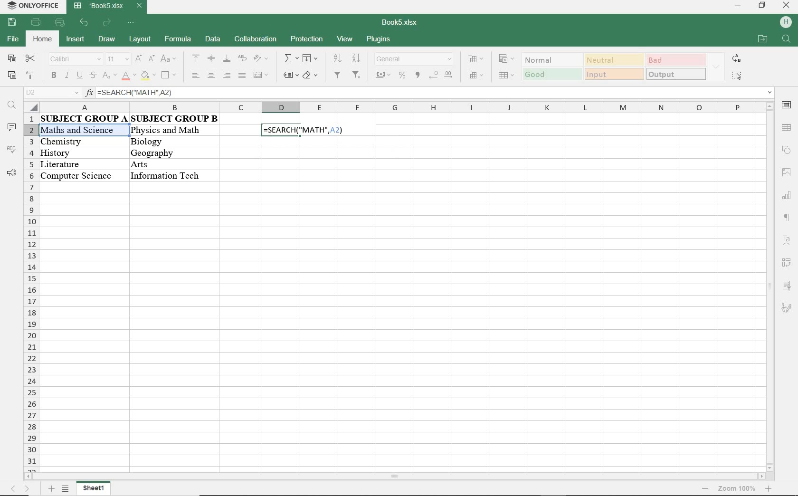 The image size is (798, 496). Describe the element at coordinates (768, 287) in the screenshot. I see `scrollbar` at that location.